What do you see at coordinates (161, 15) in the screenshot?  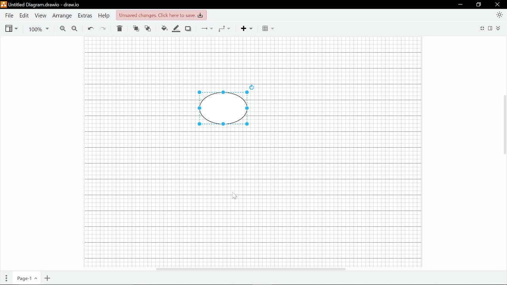 I see `Unsaved images, click here to save` at bounding box center [161, 15].